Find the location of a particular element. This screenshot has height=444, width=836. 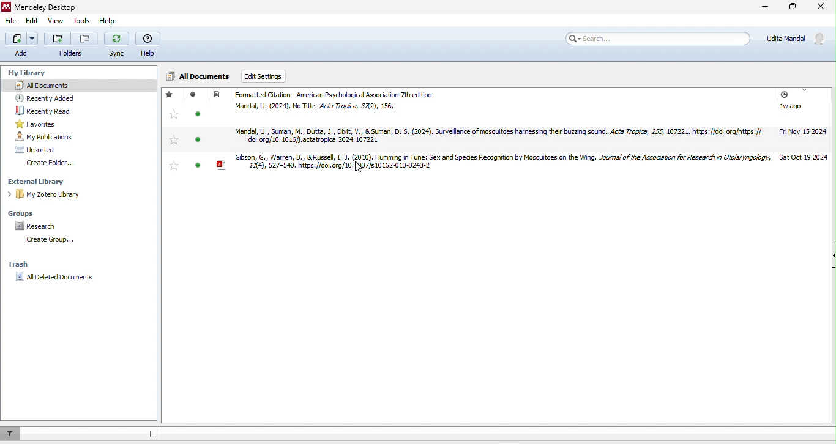

minimize is located at coordinates (764, 8).